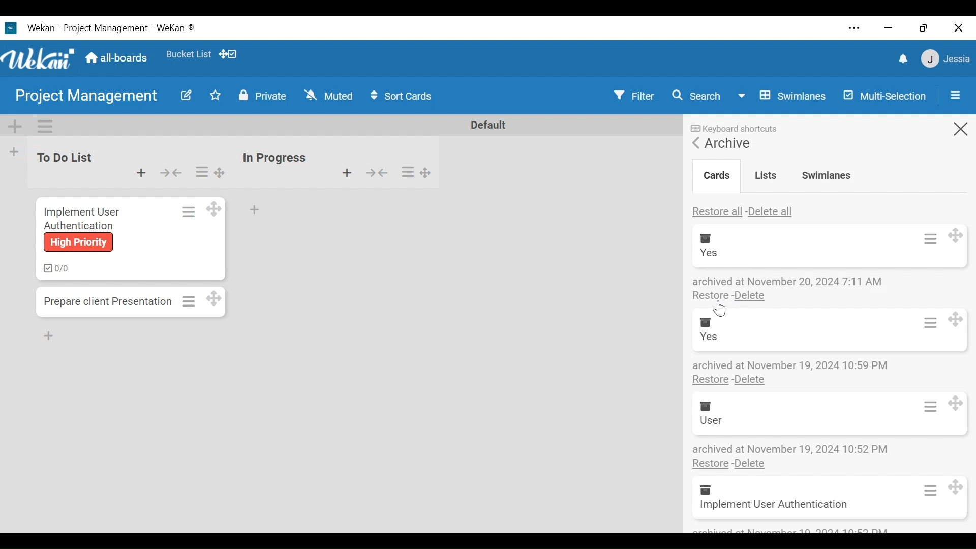  Describe the element at coordinates (715, 173) in the screenshot. I see `Cards` at that location.